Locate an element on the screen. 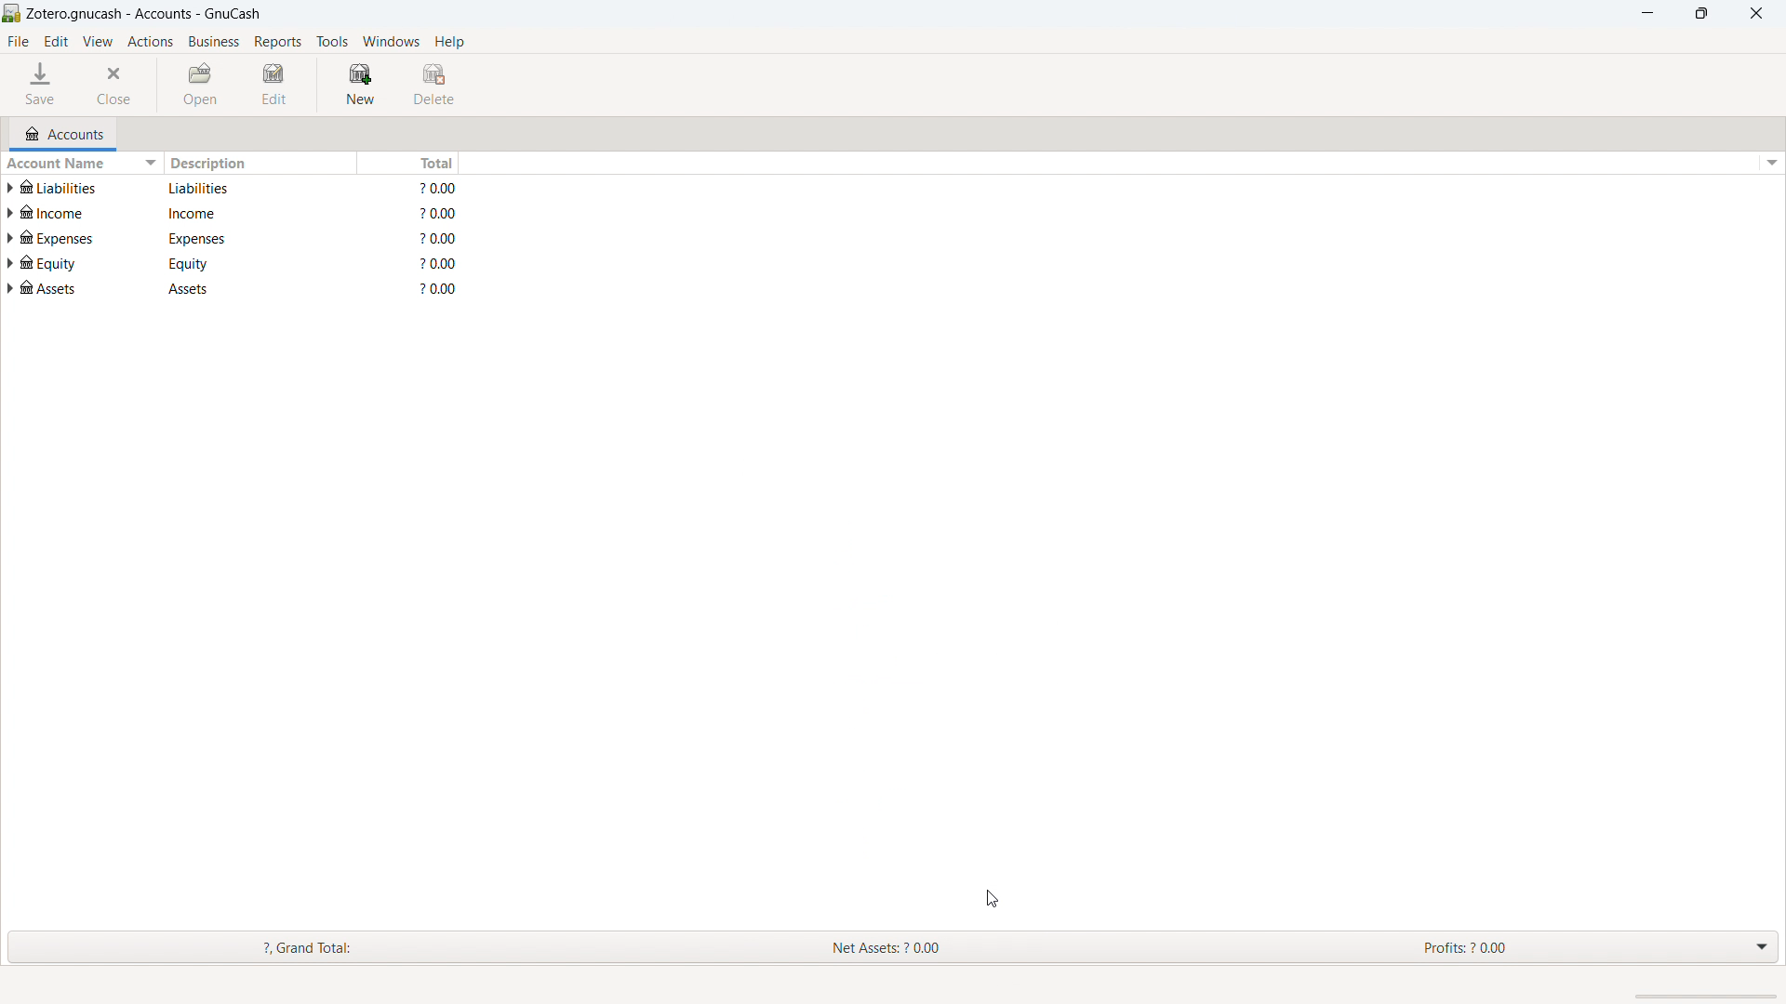 This screenshot has width=1786, height=1004. Profits: 2 0.00 is located at coordinates (1567, 946).